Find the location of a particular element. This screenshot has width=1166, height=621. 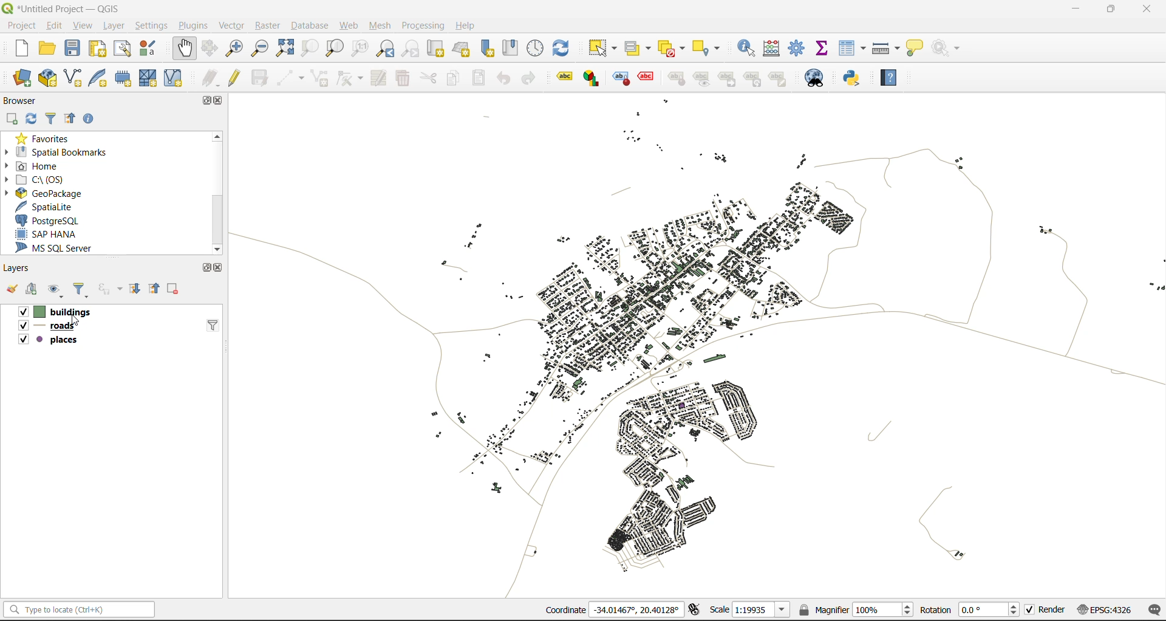

change label properties is located at coordinates (777, 78).